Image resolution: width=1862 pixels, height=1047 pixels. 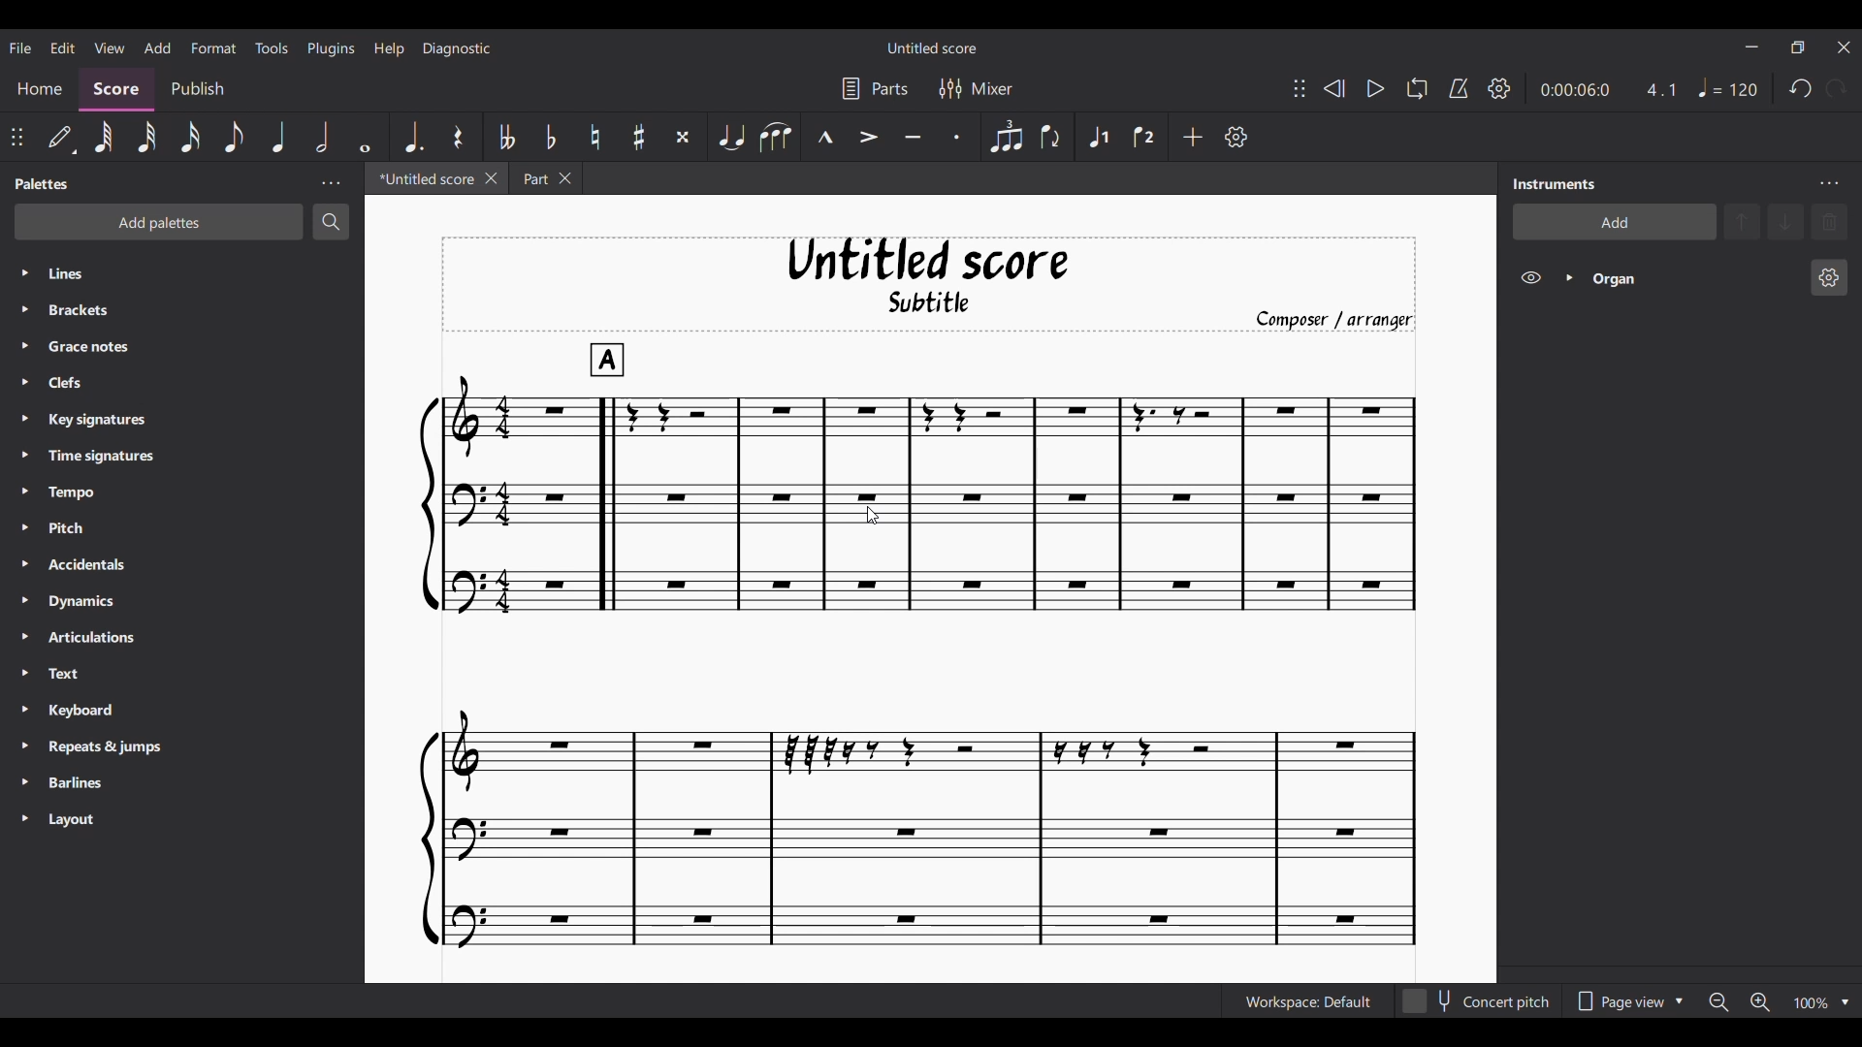 I want to click on Voice 1, so click(x=1098, y=138).